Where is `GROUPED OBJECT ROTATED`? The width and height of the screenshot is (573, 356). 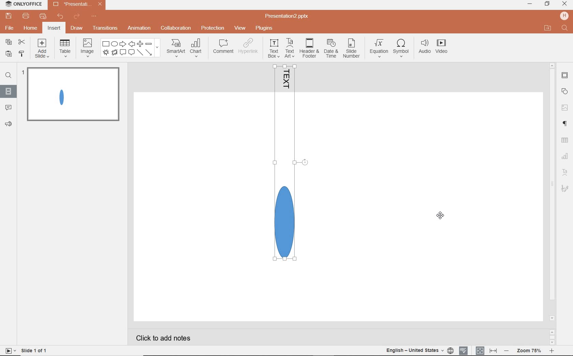 GROUPED OBJECT ROTATED is located at coordinates (61, 91).